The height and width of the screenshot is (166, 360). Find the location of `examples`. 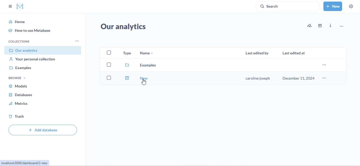

examples is located at coordinates (20, 68).